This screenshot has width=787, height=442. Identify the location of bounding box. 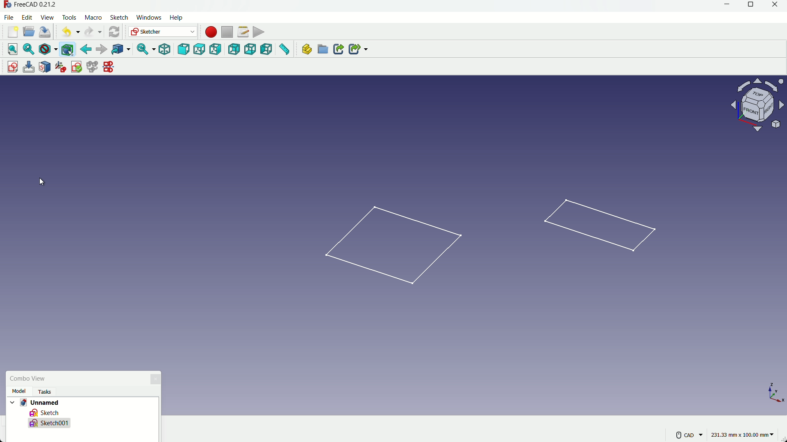
(67, 49).